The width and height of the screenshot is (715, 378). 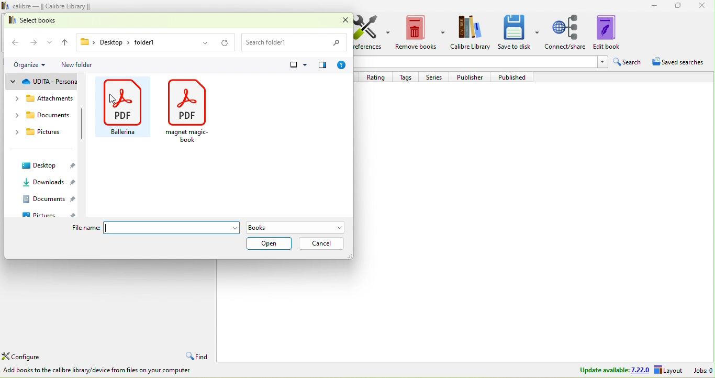 I want to click on file name, so click(x=86, y=229).